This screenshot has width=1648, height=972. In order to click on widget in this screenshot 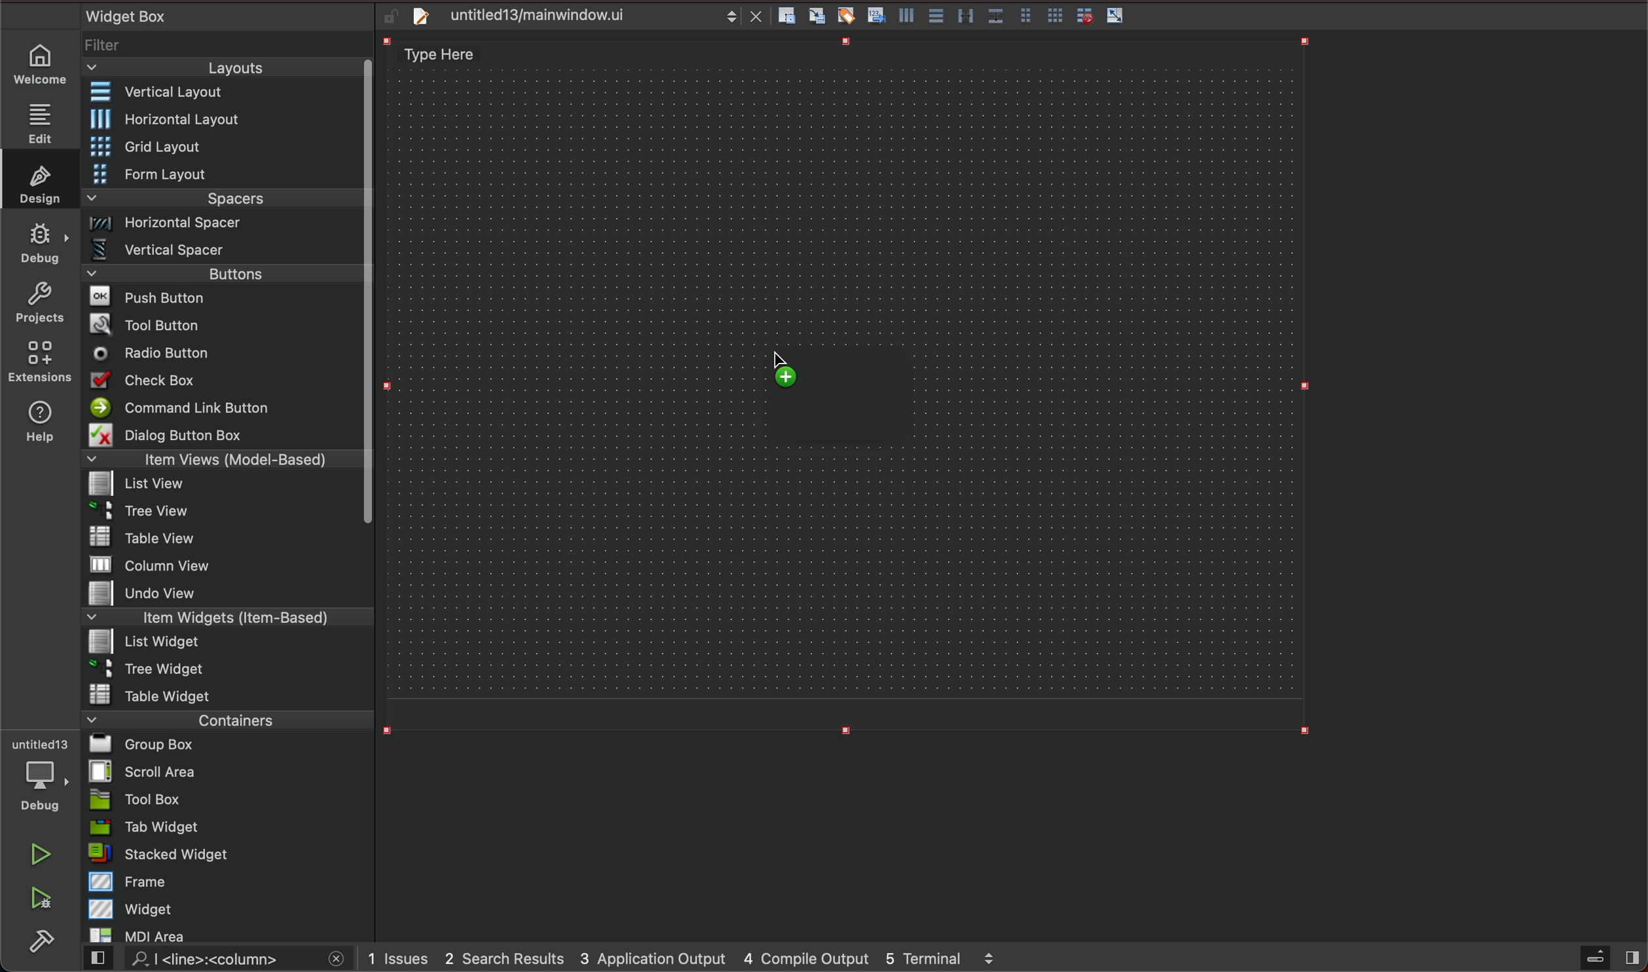, I will do `click(229, 908)`.